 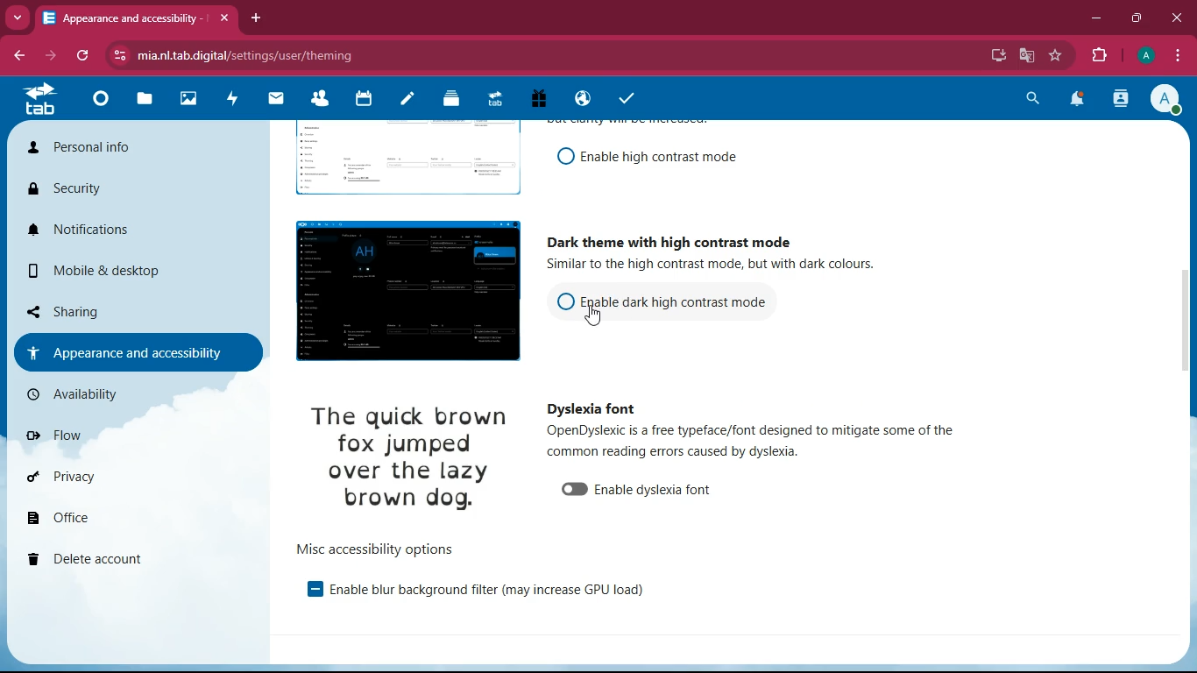 I want to click on view site information, so click(x=118, y=55).